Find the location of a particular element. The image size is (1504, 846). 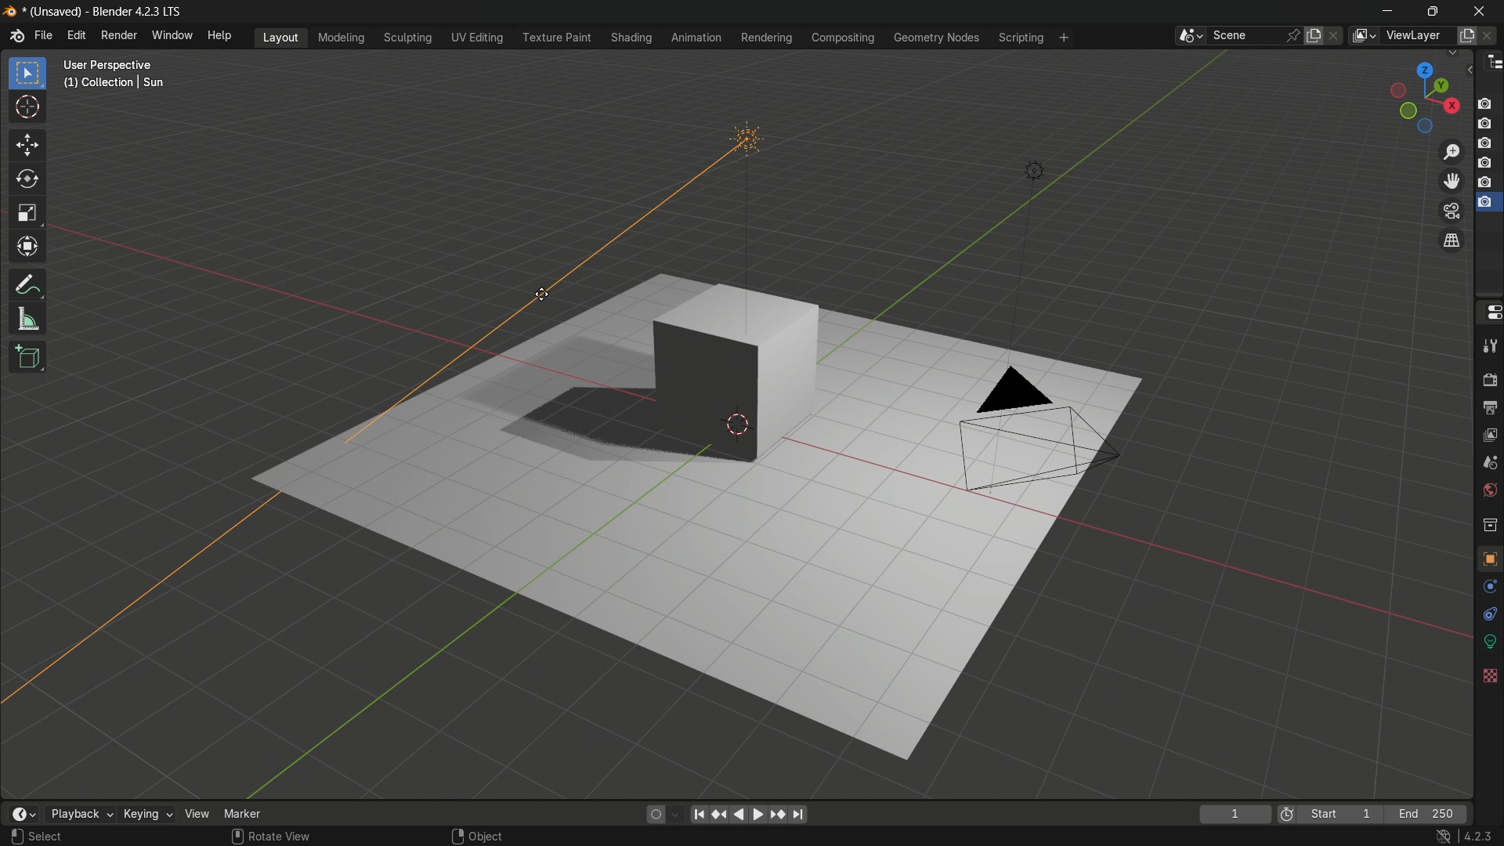

auto keyframing is located at coordinates (675, 815).